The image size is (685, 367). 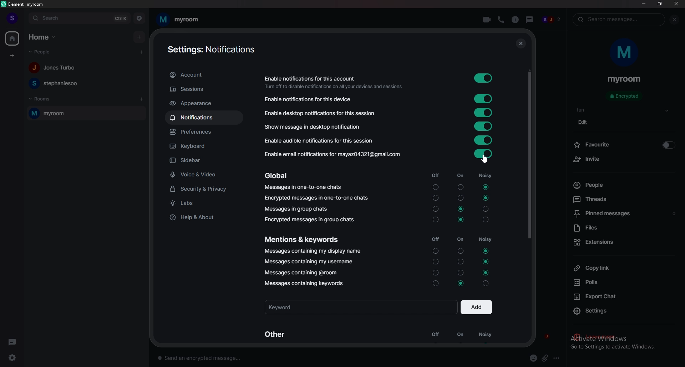 What do you see at coordinates (86, 113) in the screenshot?
I see `room` at bounding box center [86, 113].